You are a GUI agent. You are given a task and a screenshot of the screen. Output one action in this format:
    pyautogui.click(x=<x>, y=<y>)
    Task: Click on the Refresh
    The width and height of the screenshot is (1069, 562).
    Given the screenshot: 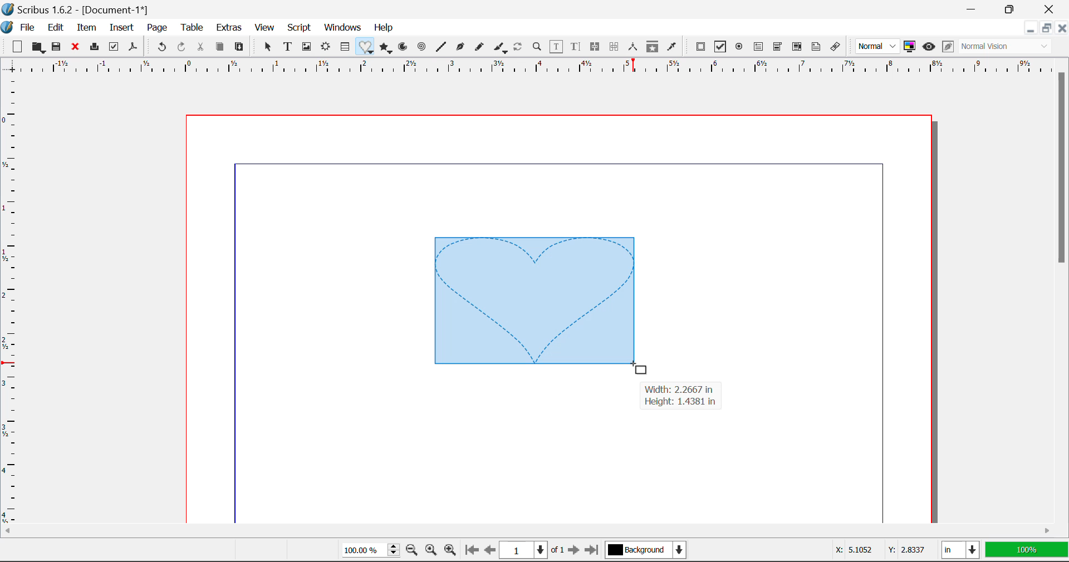 What is the action you would take?
    pyautogui.click(x=520, y=48)
    